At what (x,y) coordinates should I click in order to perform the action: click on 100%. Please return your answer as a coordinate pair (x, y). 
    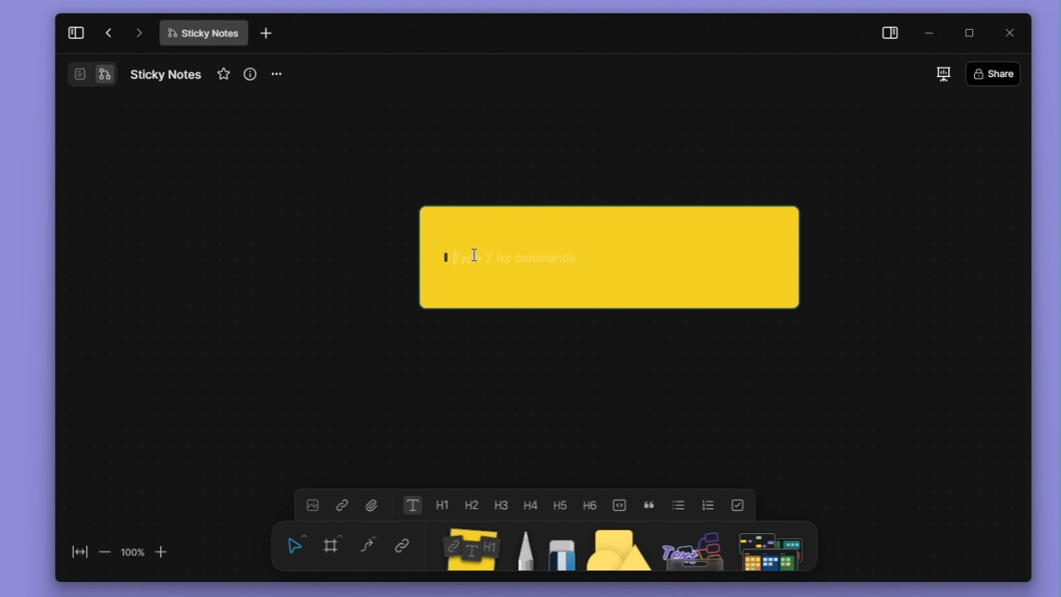
    Looking at the image, I should click on (133, 549).